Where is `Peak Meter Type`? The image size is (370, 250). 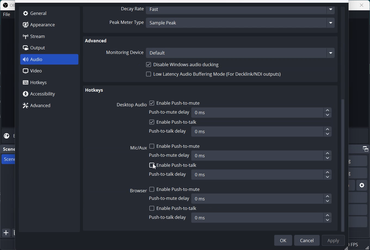
Peak Meter Type is located at coordinates (126, 23).